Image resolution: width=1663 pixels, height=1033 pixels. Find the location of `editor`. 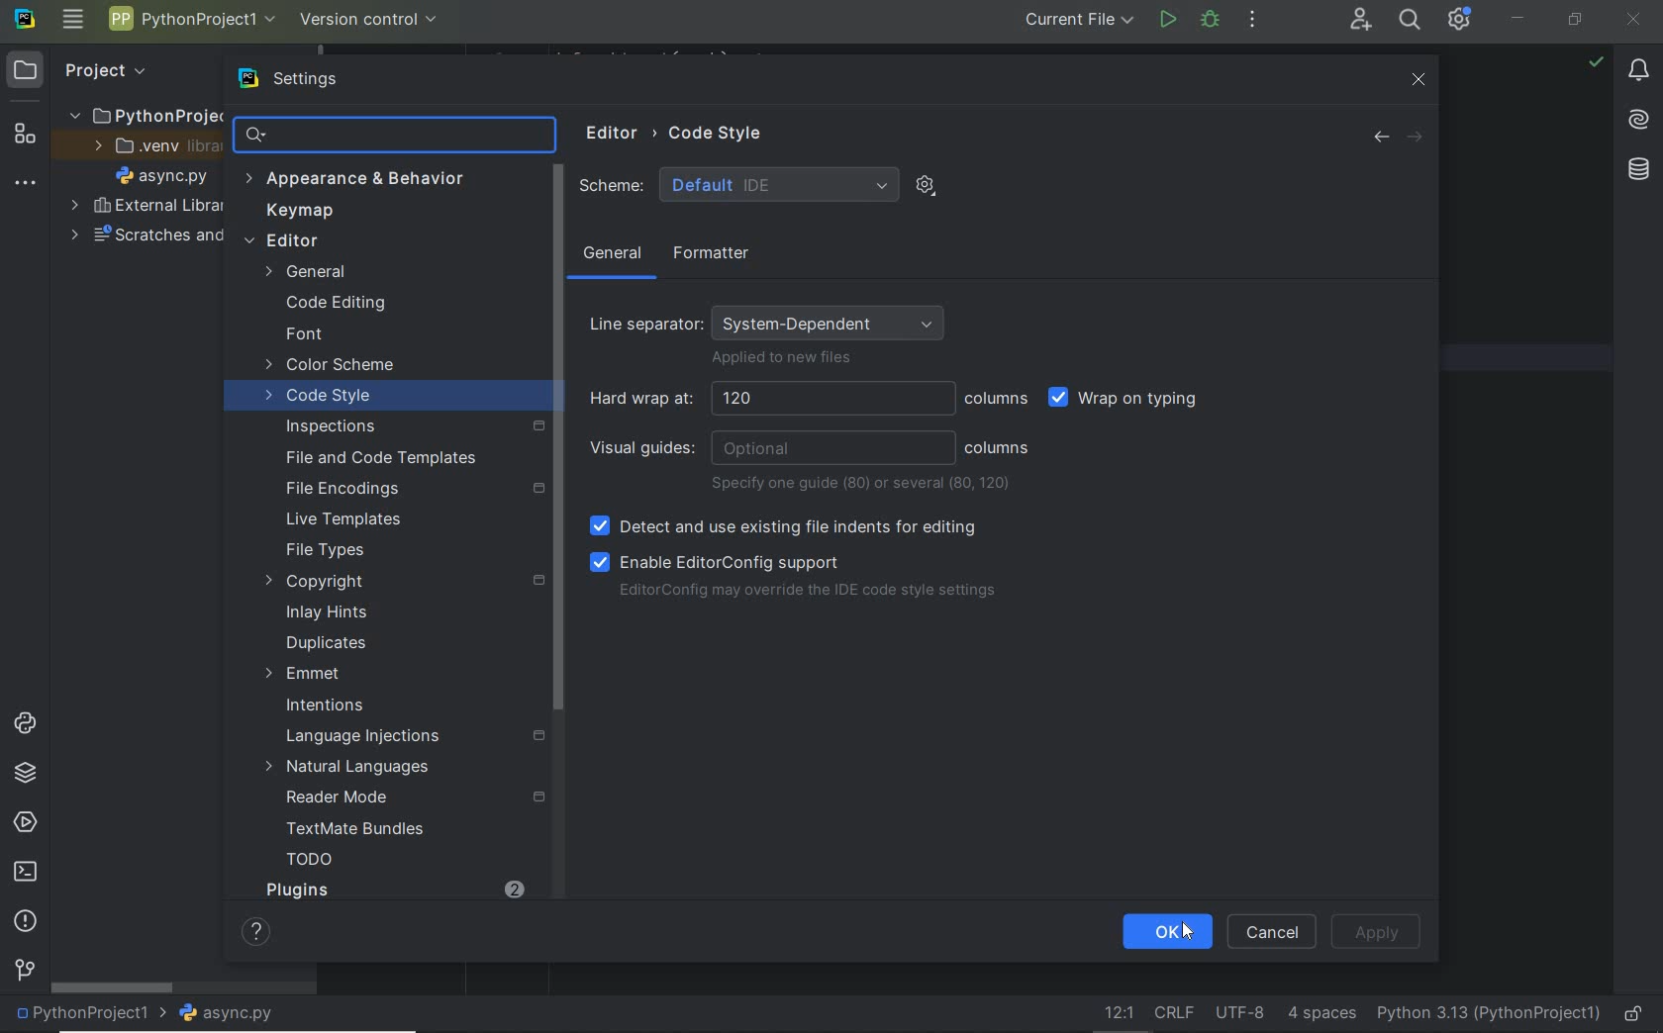

editor is located at coordinates (367, 242).